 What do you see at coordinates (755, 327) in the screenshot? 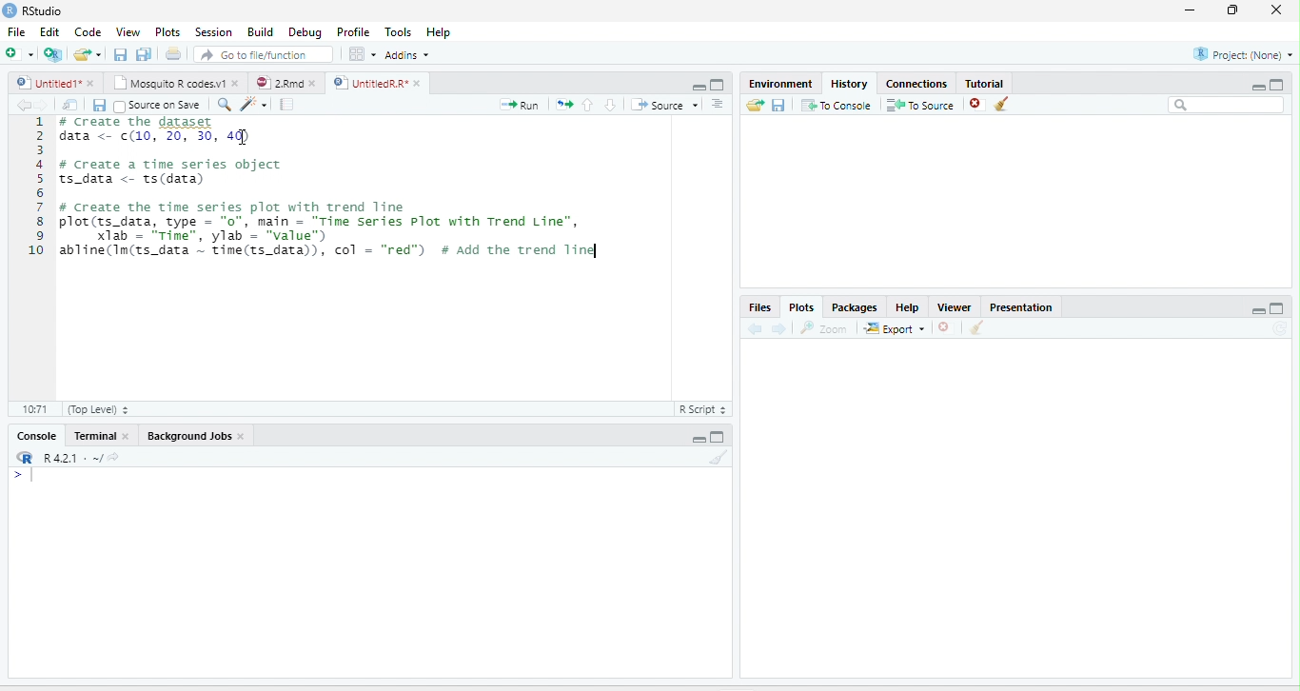
I see `Previous plot` at bounding box center [755, 327].